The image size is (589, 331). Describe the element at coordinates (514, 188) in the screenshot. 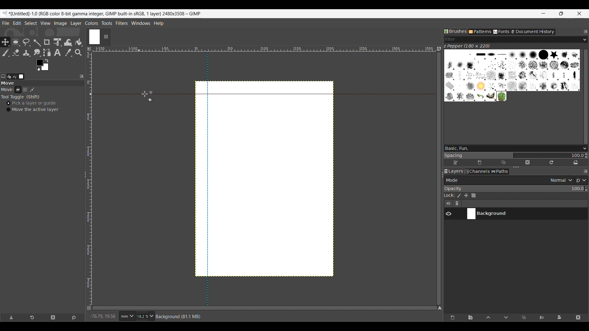

I see `Scale to change opacity` at that location.